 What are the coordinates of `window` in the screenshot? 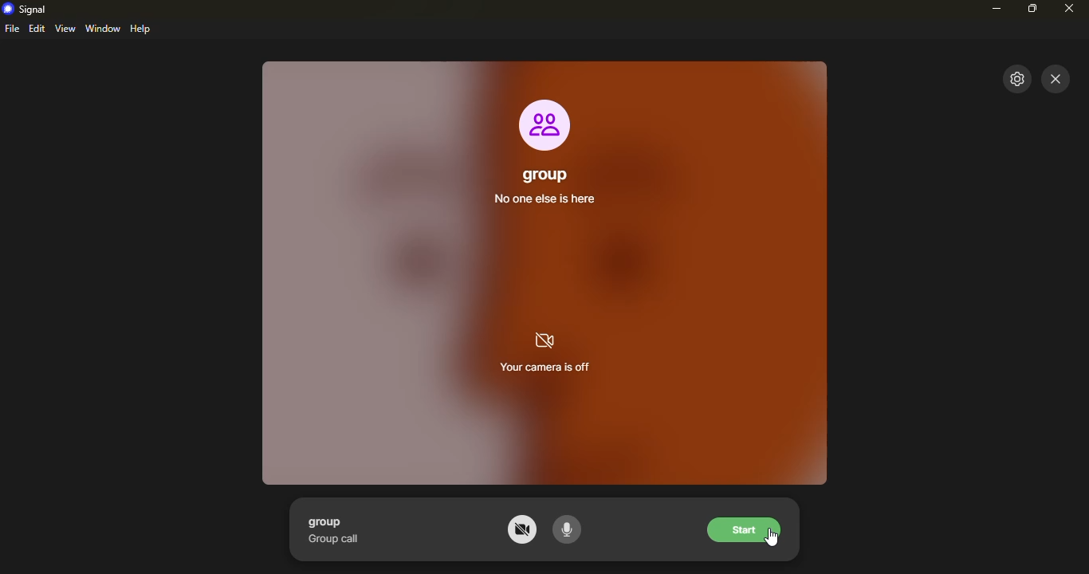 It's located at (104, 29).